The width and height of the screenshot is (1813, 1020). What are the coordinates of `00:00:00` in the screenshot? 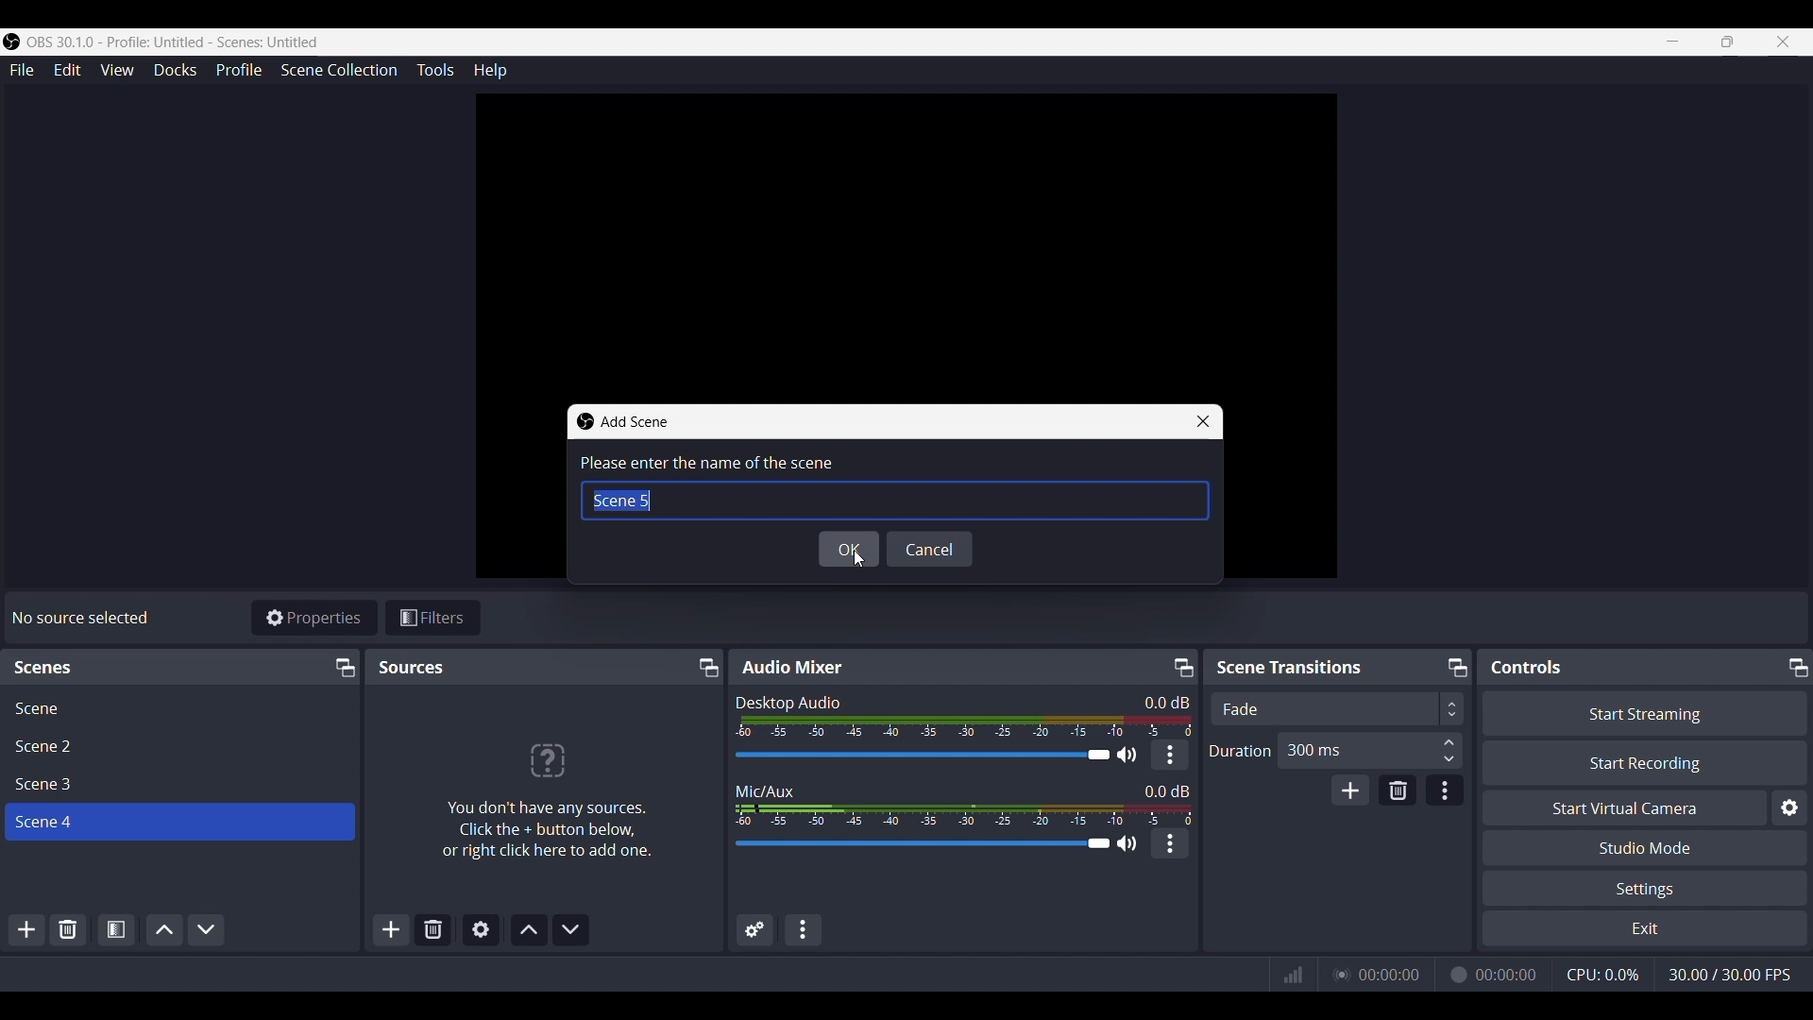 It's located at (1389, 973).